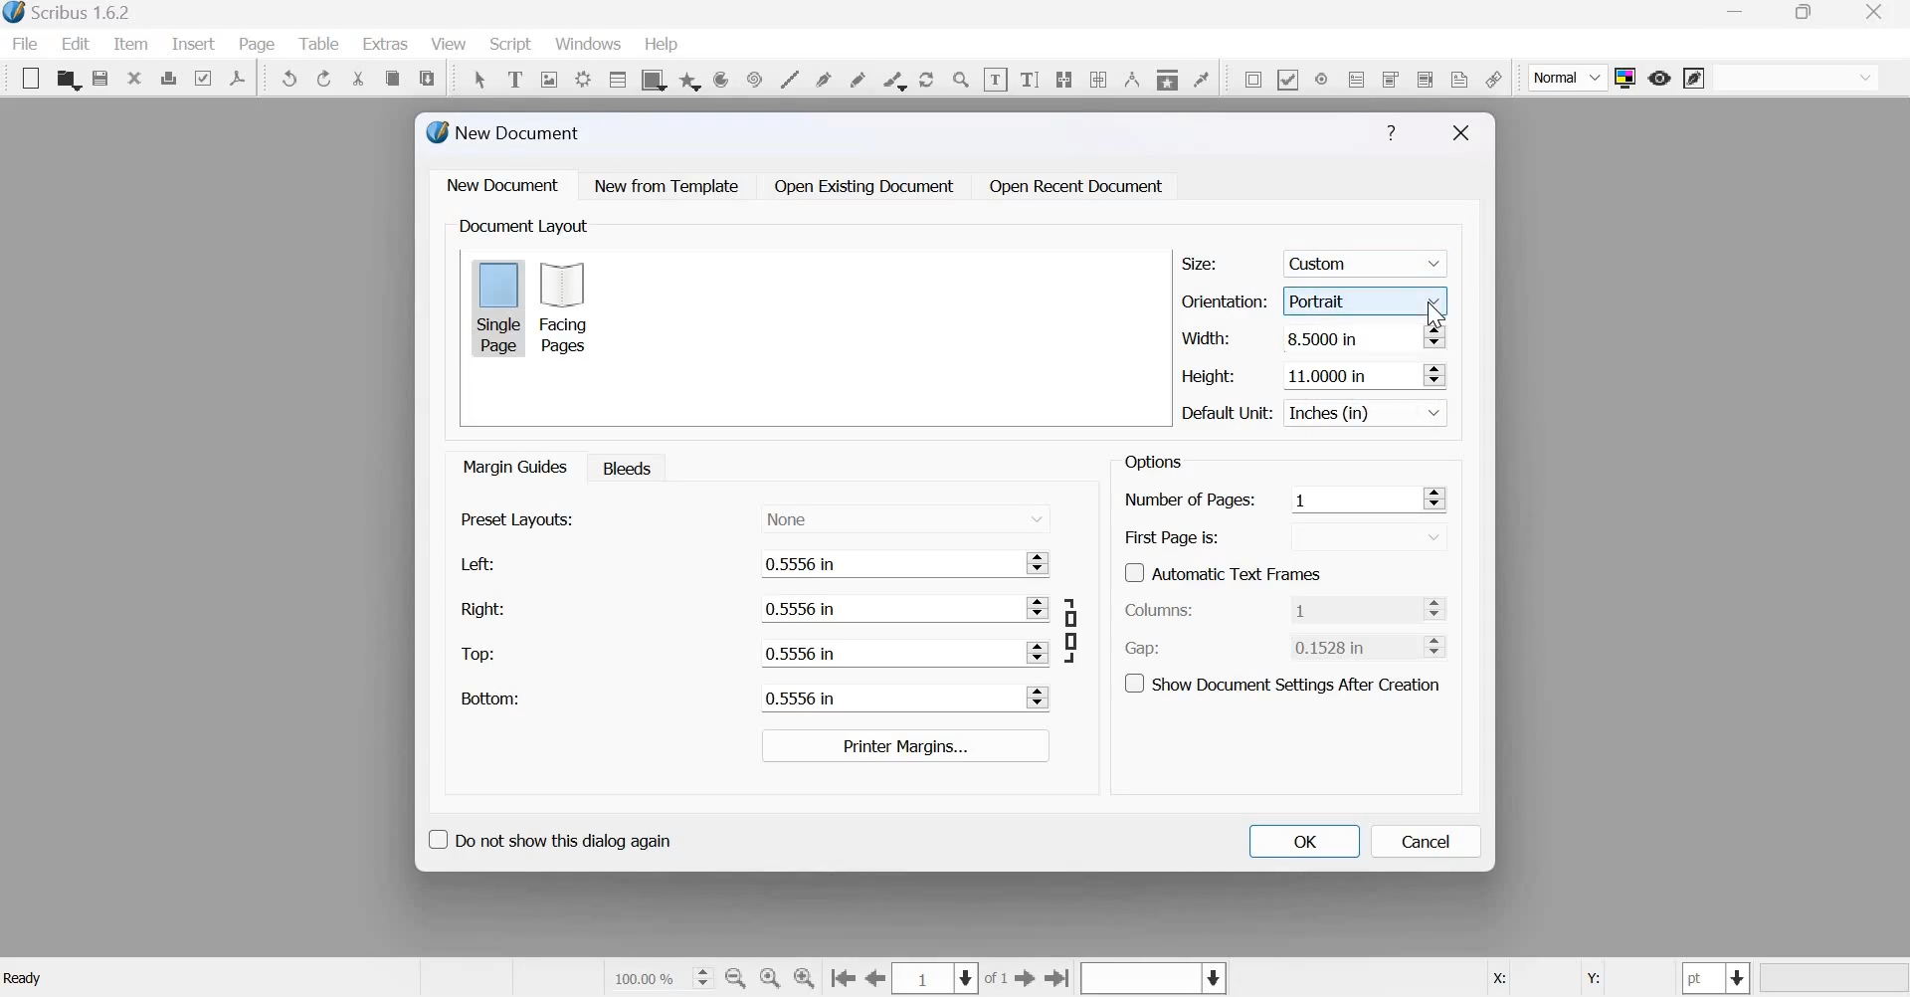 The width and height of the screenshot is (1910, 997). What do you see at coordinates (359, 79) in the screenshot?
I see `cut` at bounding box center [359, 79].